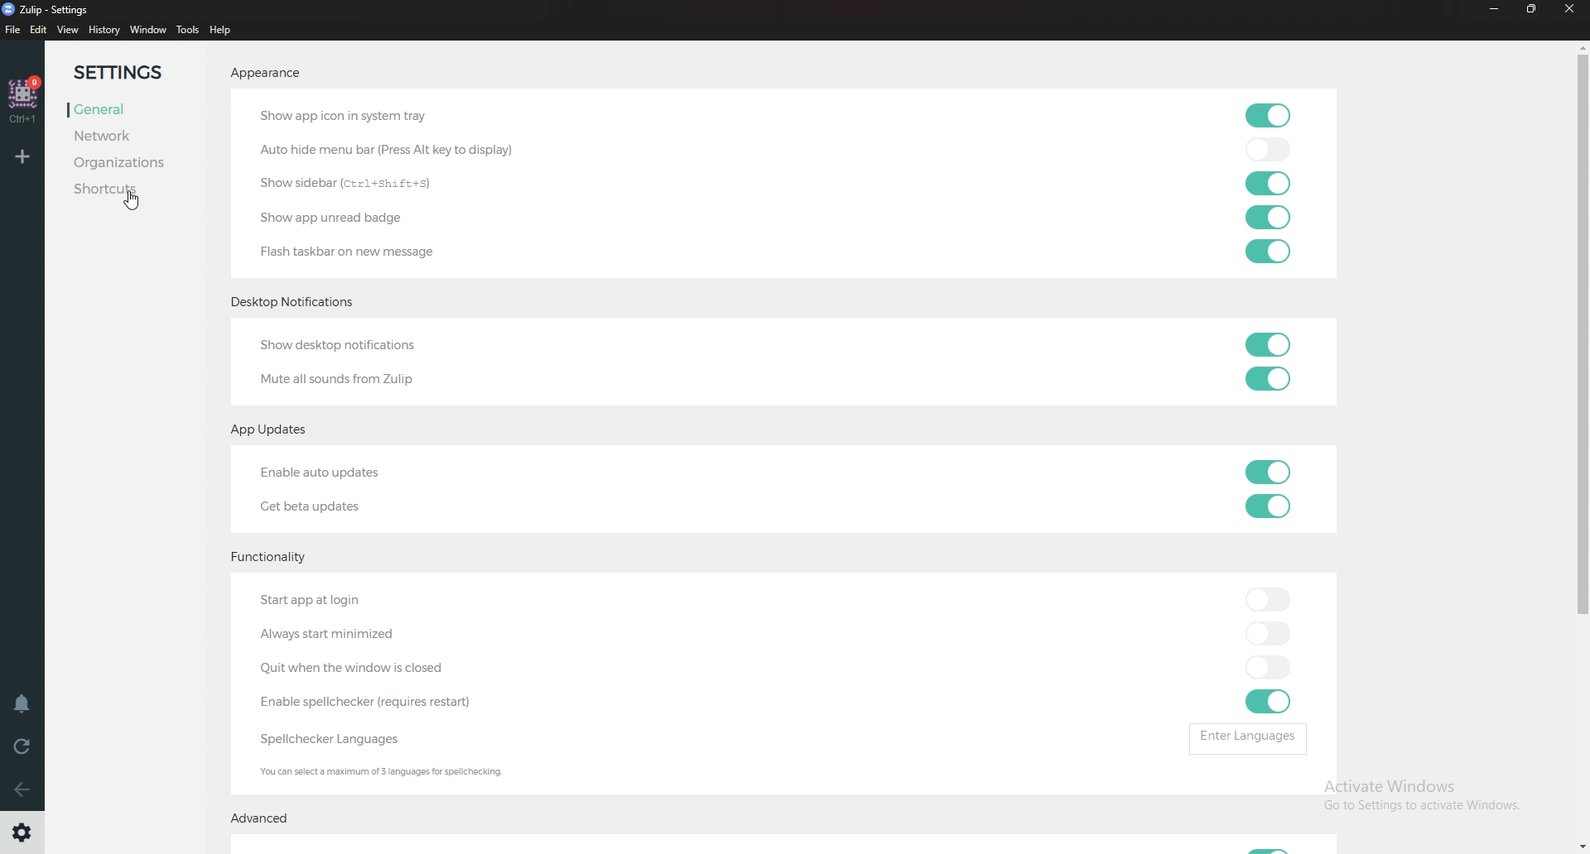  I want to click on Window, so click(151, 29).